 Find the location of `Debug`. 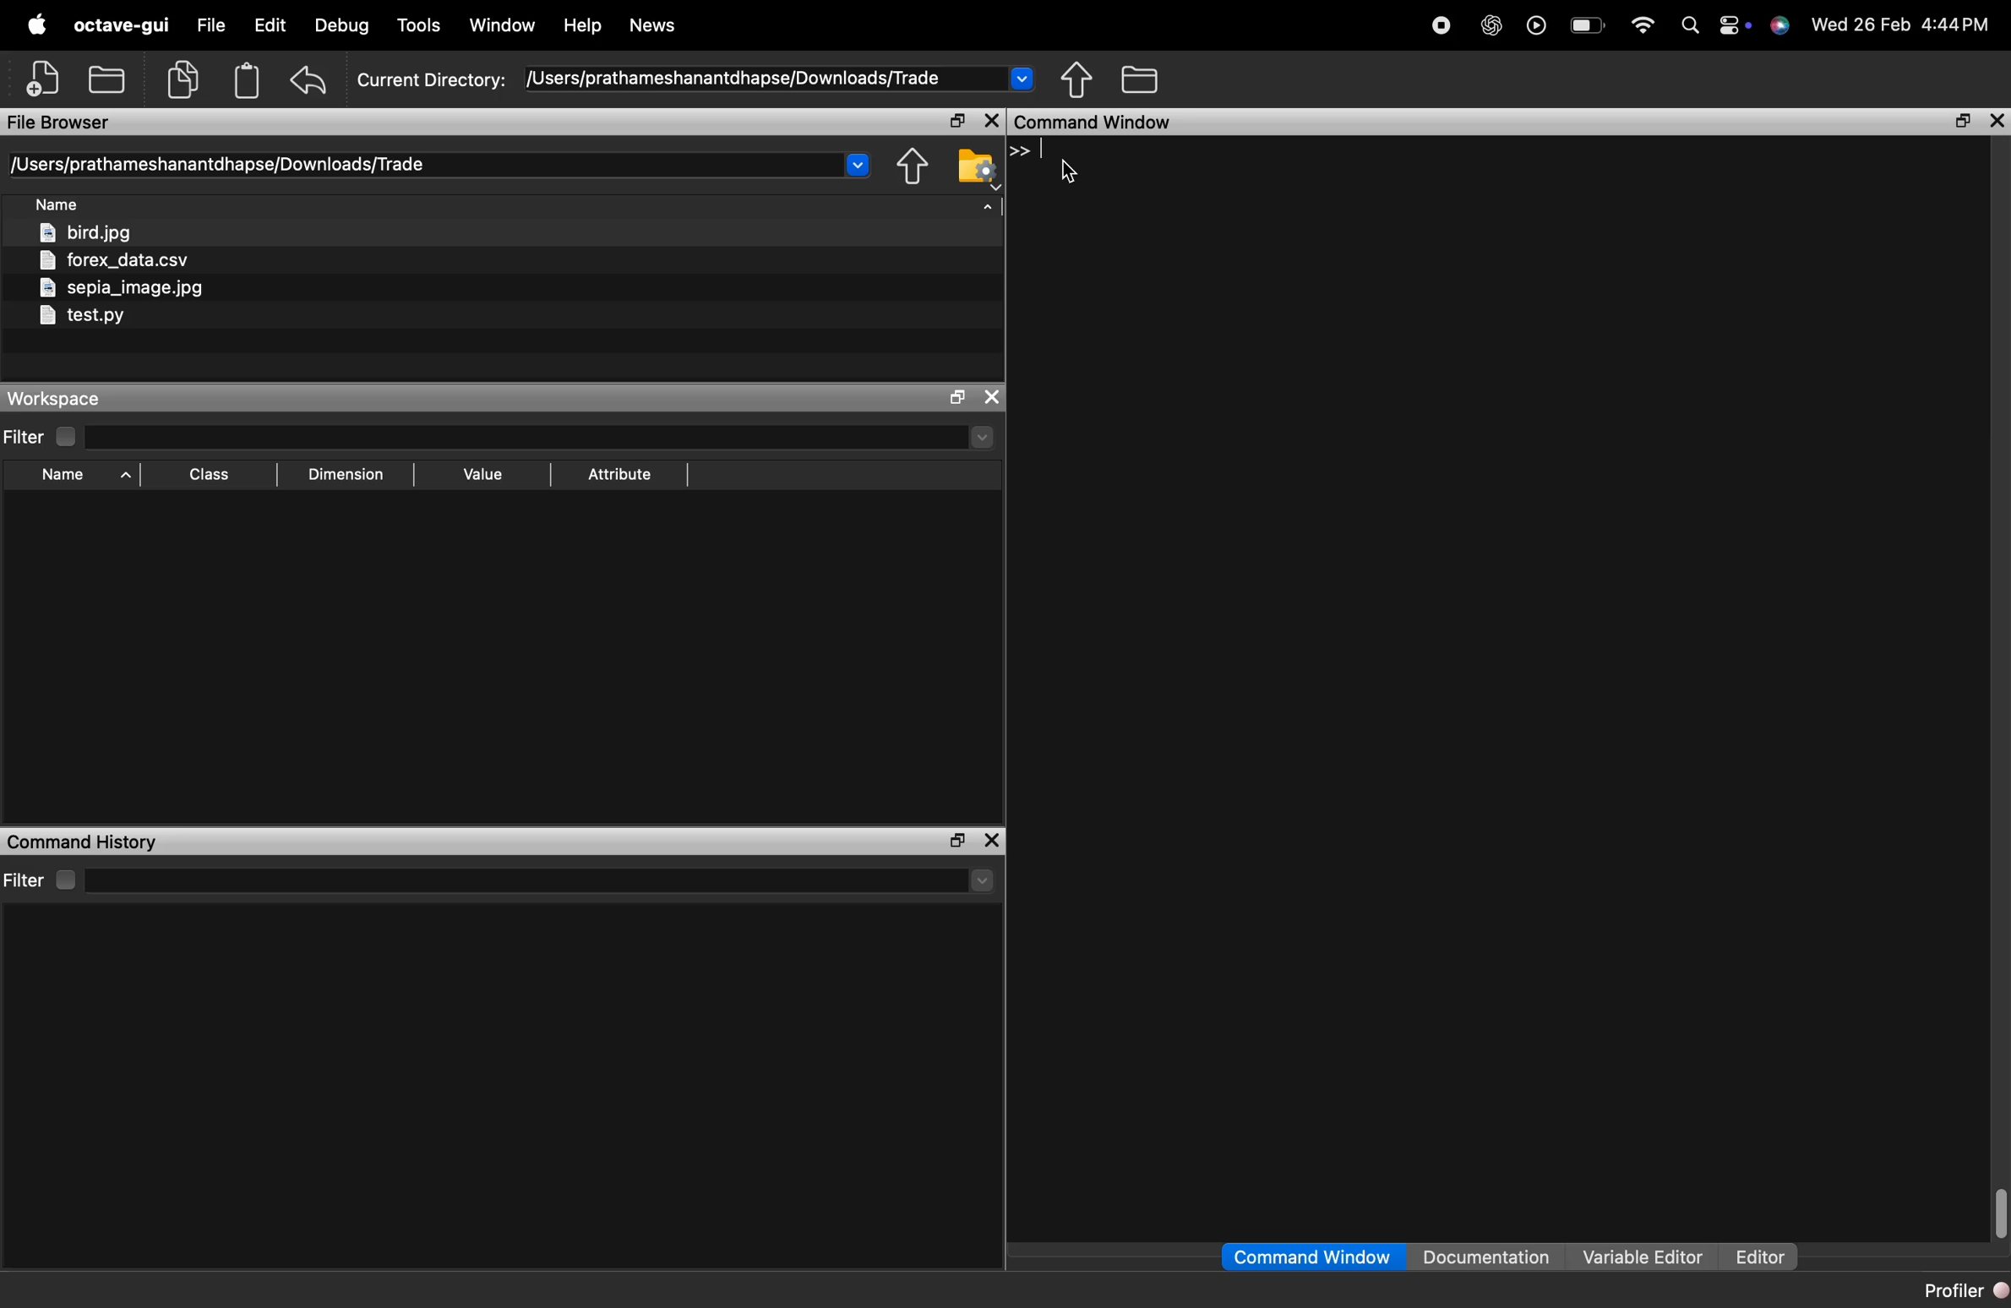

Debug is located at coordinates (342, 26).